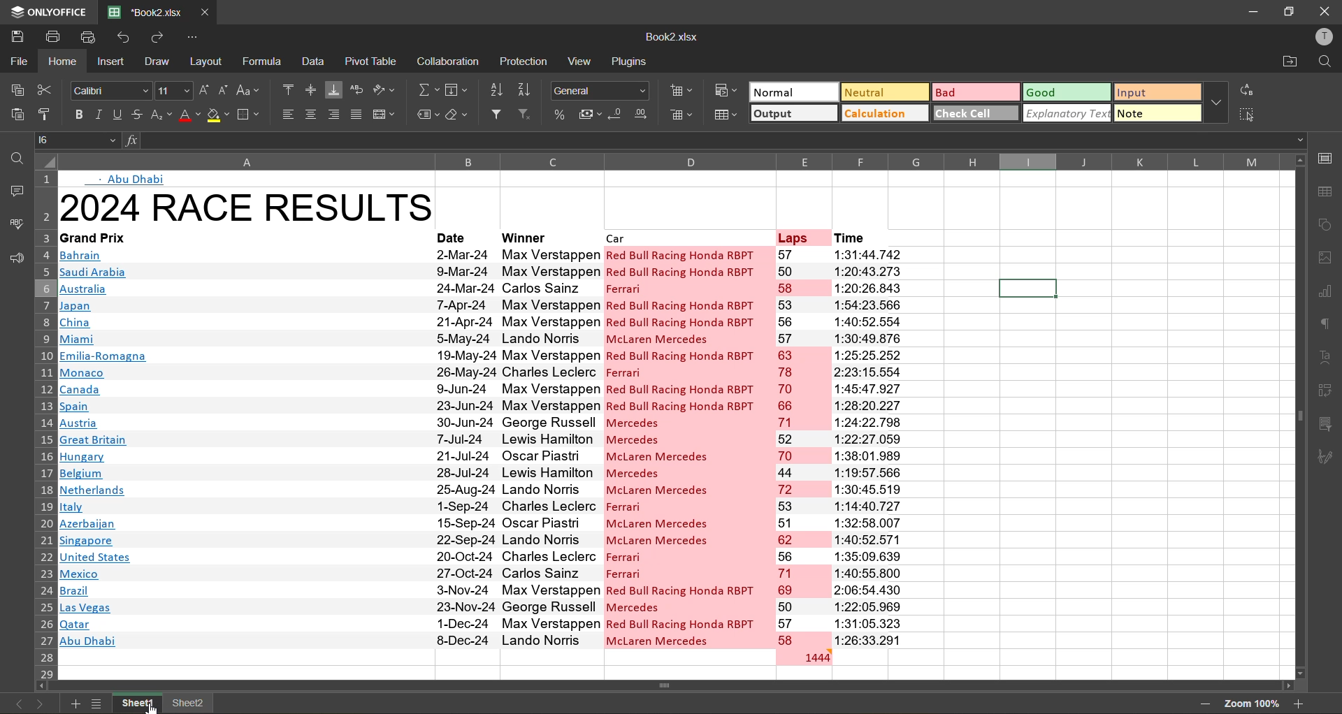 The image size is (1342, 714). What do you see at coordinates (644, 115) in the screenshot?
I see `increase decimal` at bounding box center [644, 115].